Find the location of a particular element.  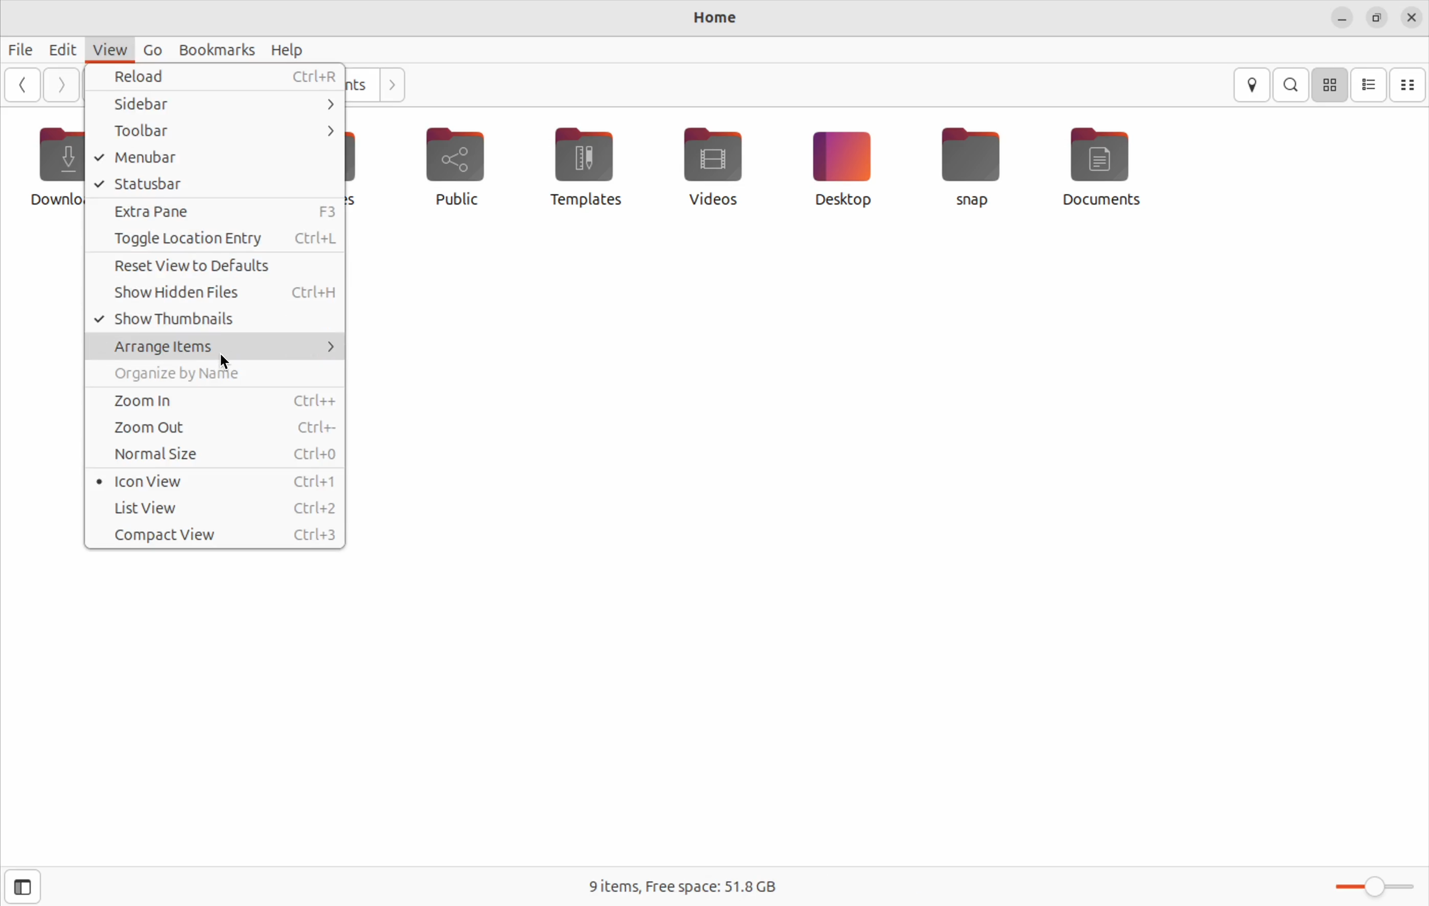

Public is located at coordinates (459, 170).